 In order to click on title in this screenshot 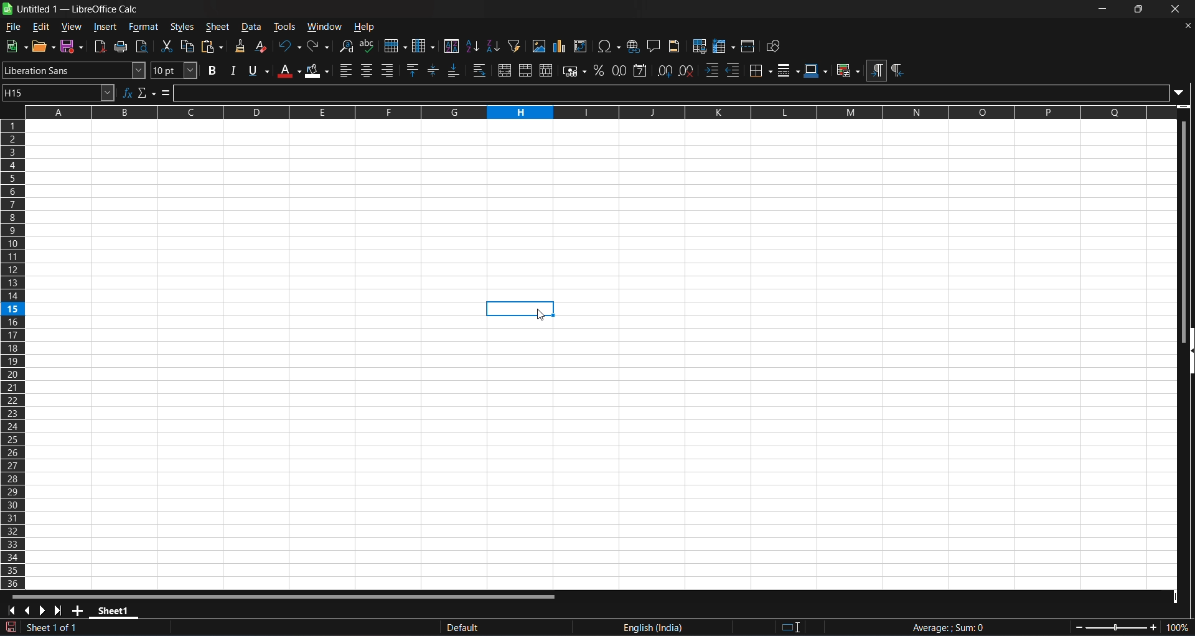, I will do `click(77, 9)`.